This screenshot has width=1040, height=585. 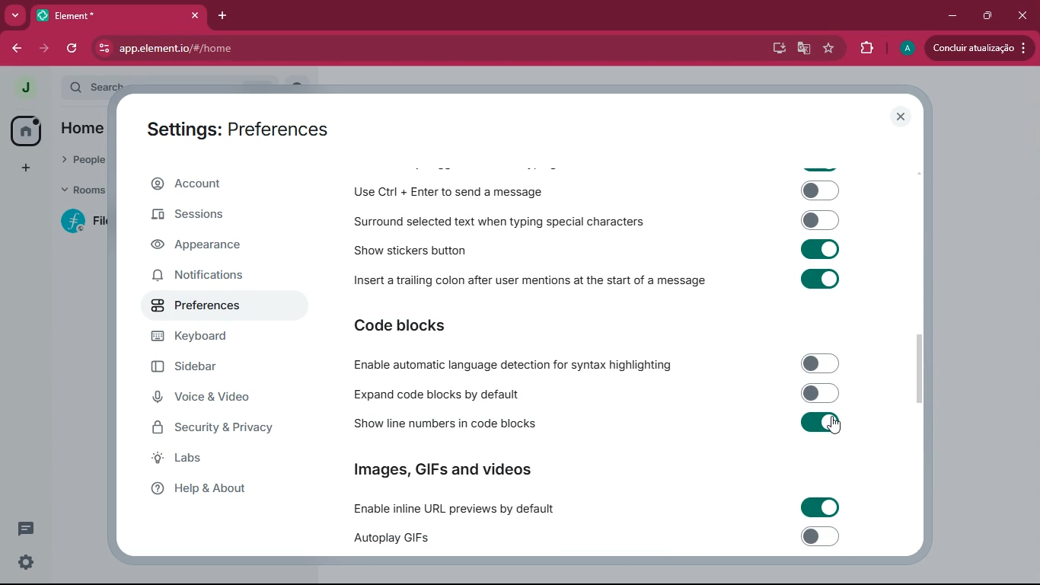 What do you see at coordinates (410, 327) in the screenshot?
I see `code blocks ` at bounding box center [410, 327].